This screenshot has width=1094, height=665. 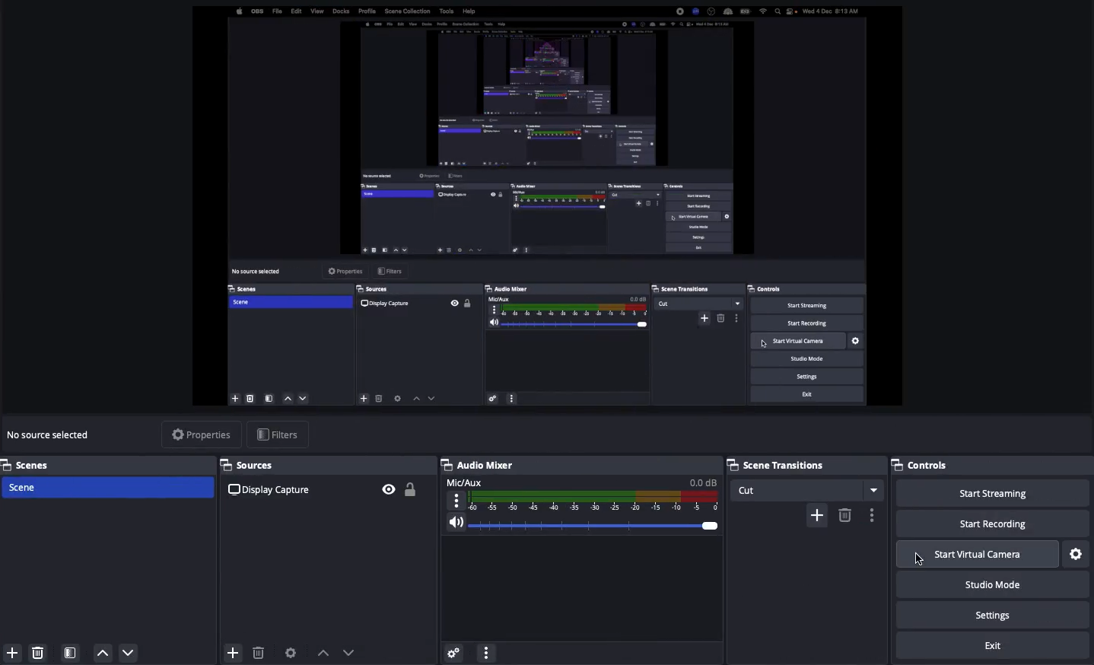 I want to click on Start streaming, so click(x=996, y=494).